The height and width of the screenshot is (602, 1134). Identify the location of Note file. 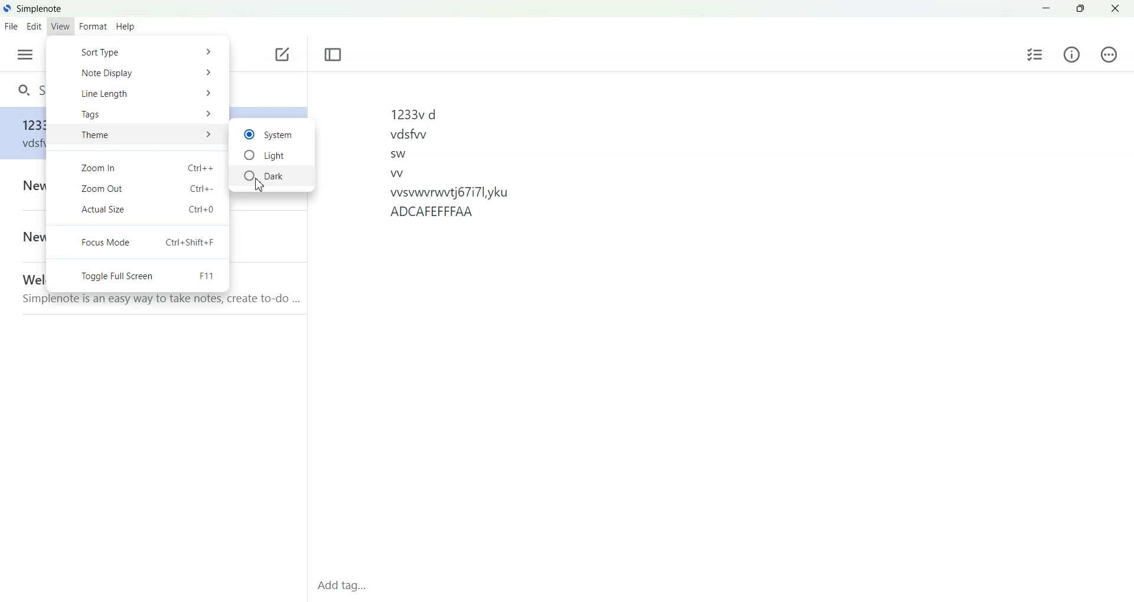
(25, 136).